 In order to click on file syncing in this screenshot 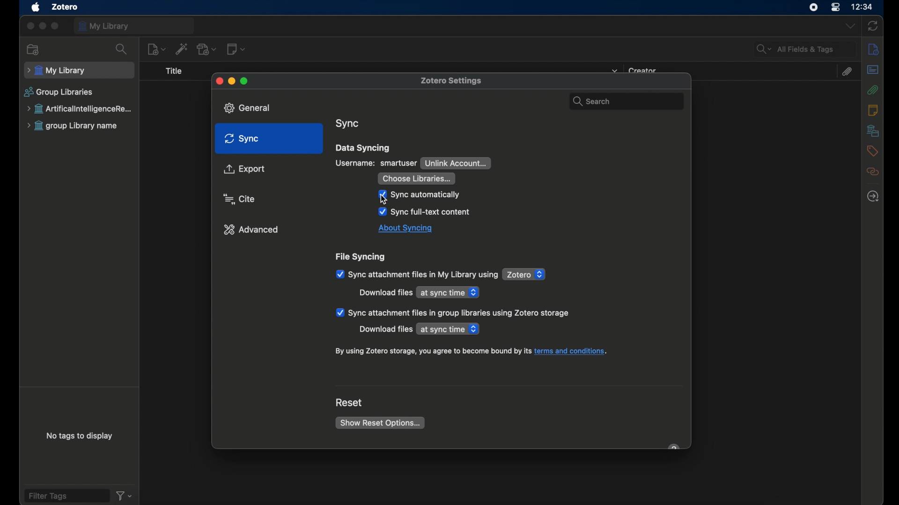, I will do `click(362, 257)`.